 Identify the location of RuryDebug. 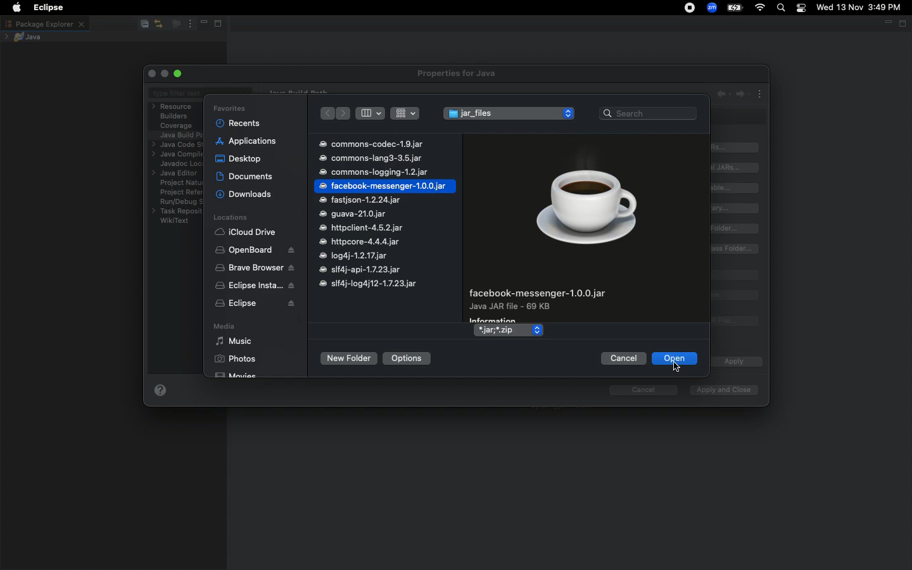
(181, 203).